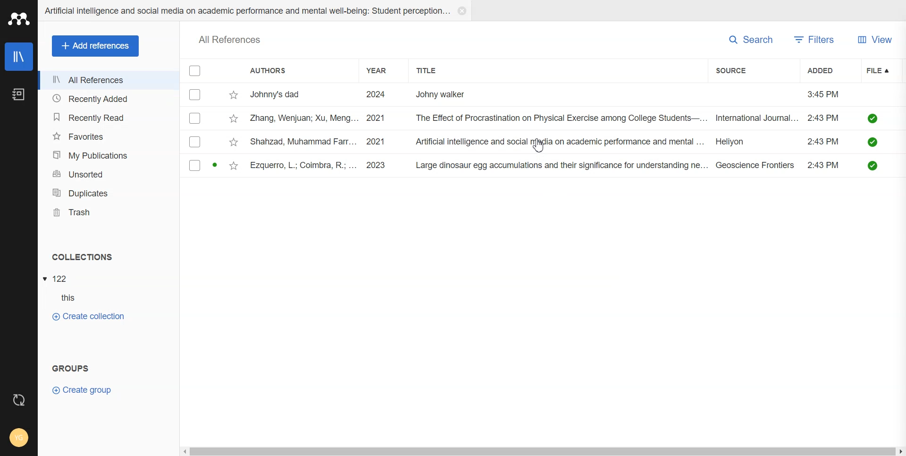 The height and width of the screenshot is (456, 906). What do you see at coordinates (18, 95) in the screenshot?
I see `Notebook` at bounding box center [18, 95].